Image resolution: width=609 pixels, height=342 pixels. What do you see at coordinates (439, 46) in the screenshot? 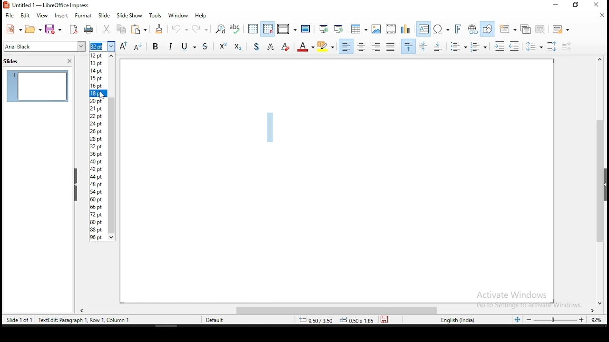
I see `Space above Paragraph` at bounding box center [439, 46].